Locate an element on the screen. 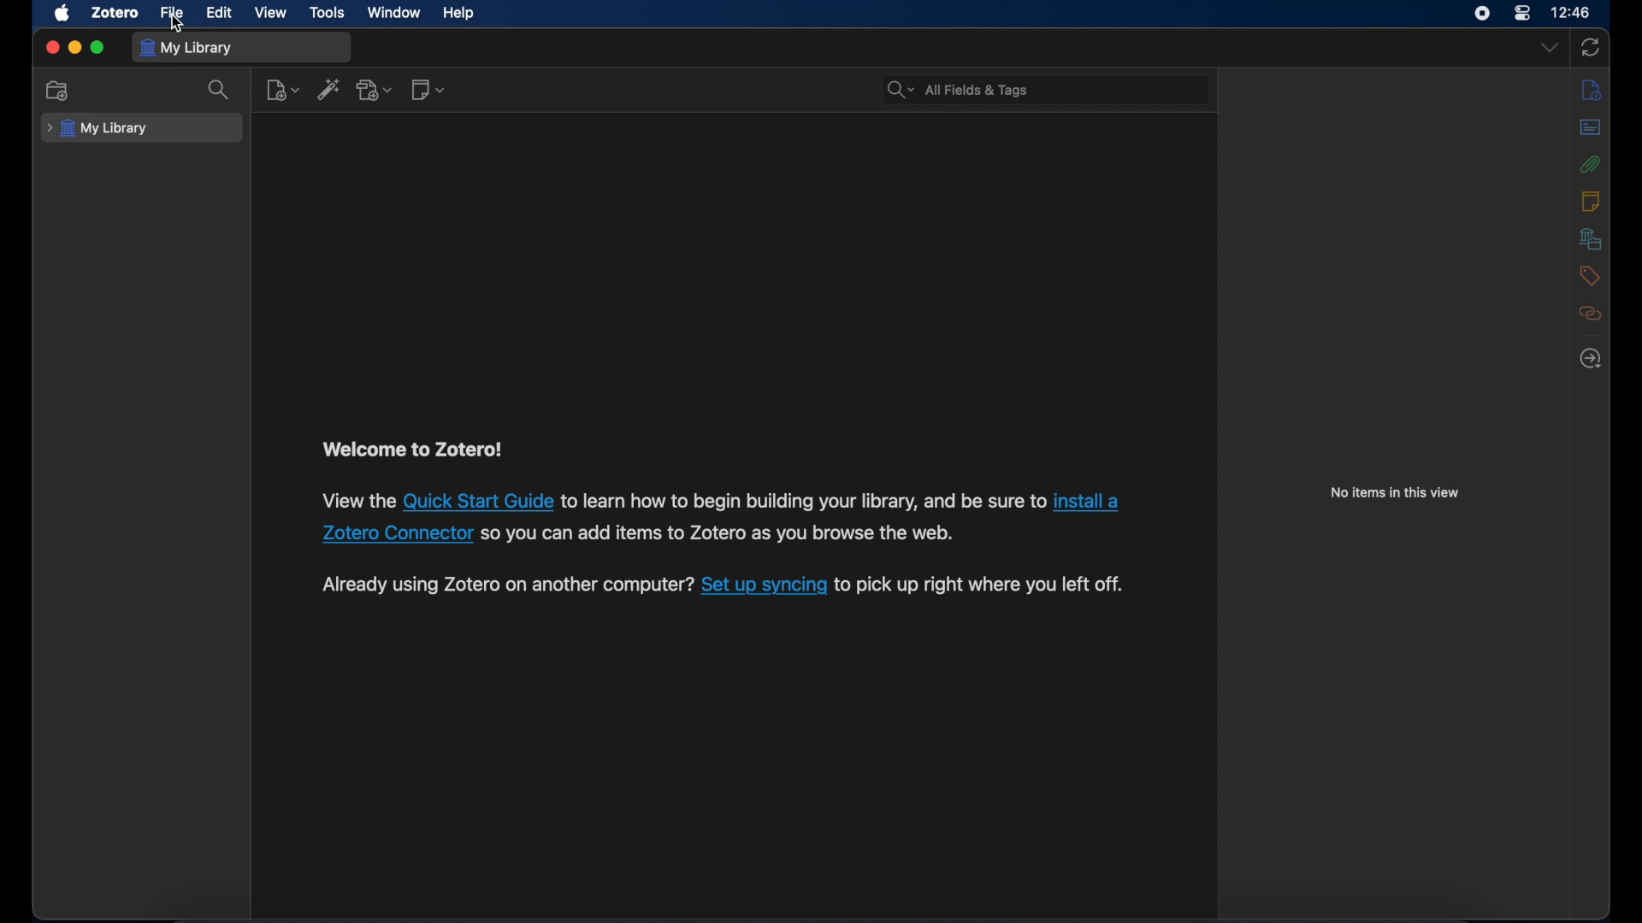 The width and height of the screenshot is (1642, 923). abstract is located at coordinates (1592, 128).